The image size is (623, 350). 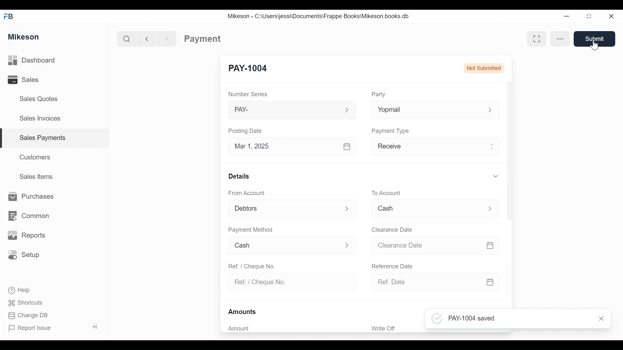 What do you see at coordinates (36, 99) in the screenshot?
I see `Sales Quotes` at bounding box center [36, 99].